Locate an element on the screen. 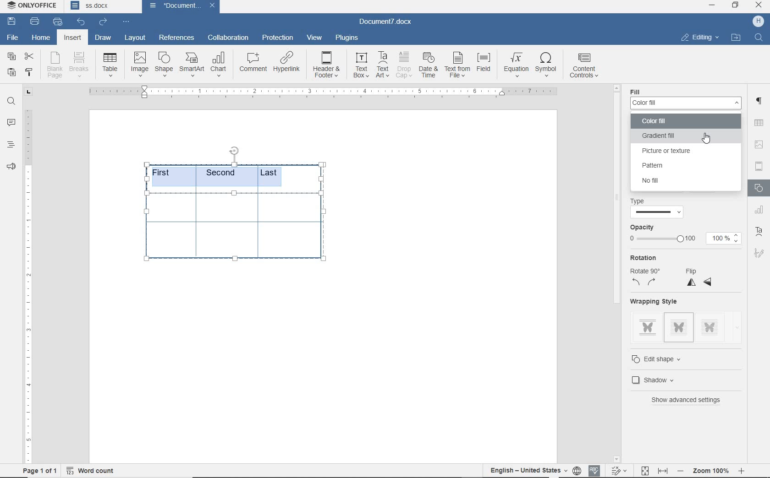  position table is located at coordinates (234, 150).